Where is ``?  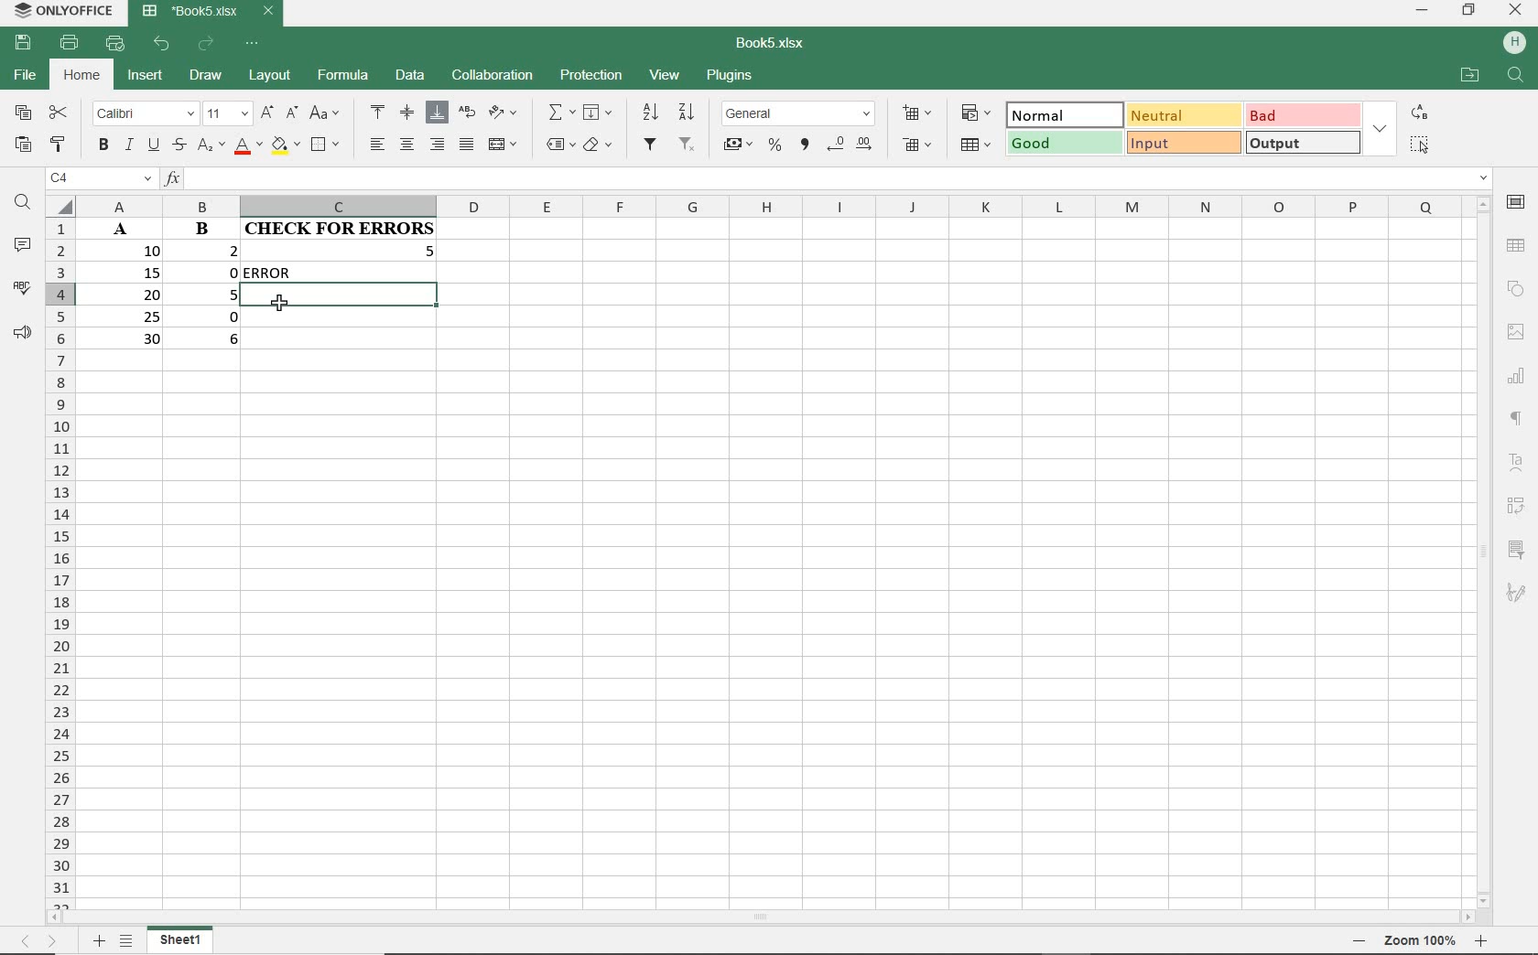
 is located at coordinates (1421, 940).